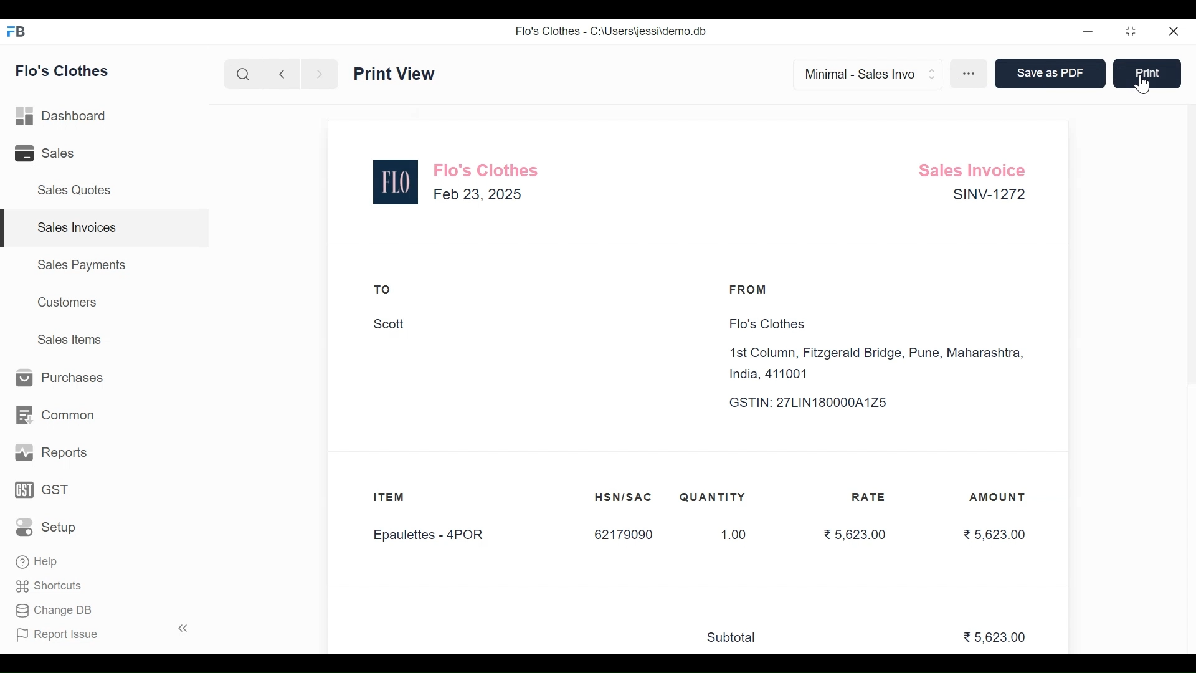 The image size is (1196, 673). What do you see at coordinates (997, 638) in the screenshot?
I see `5,623.00` at bounding box center [997, 638].